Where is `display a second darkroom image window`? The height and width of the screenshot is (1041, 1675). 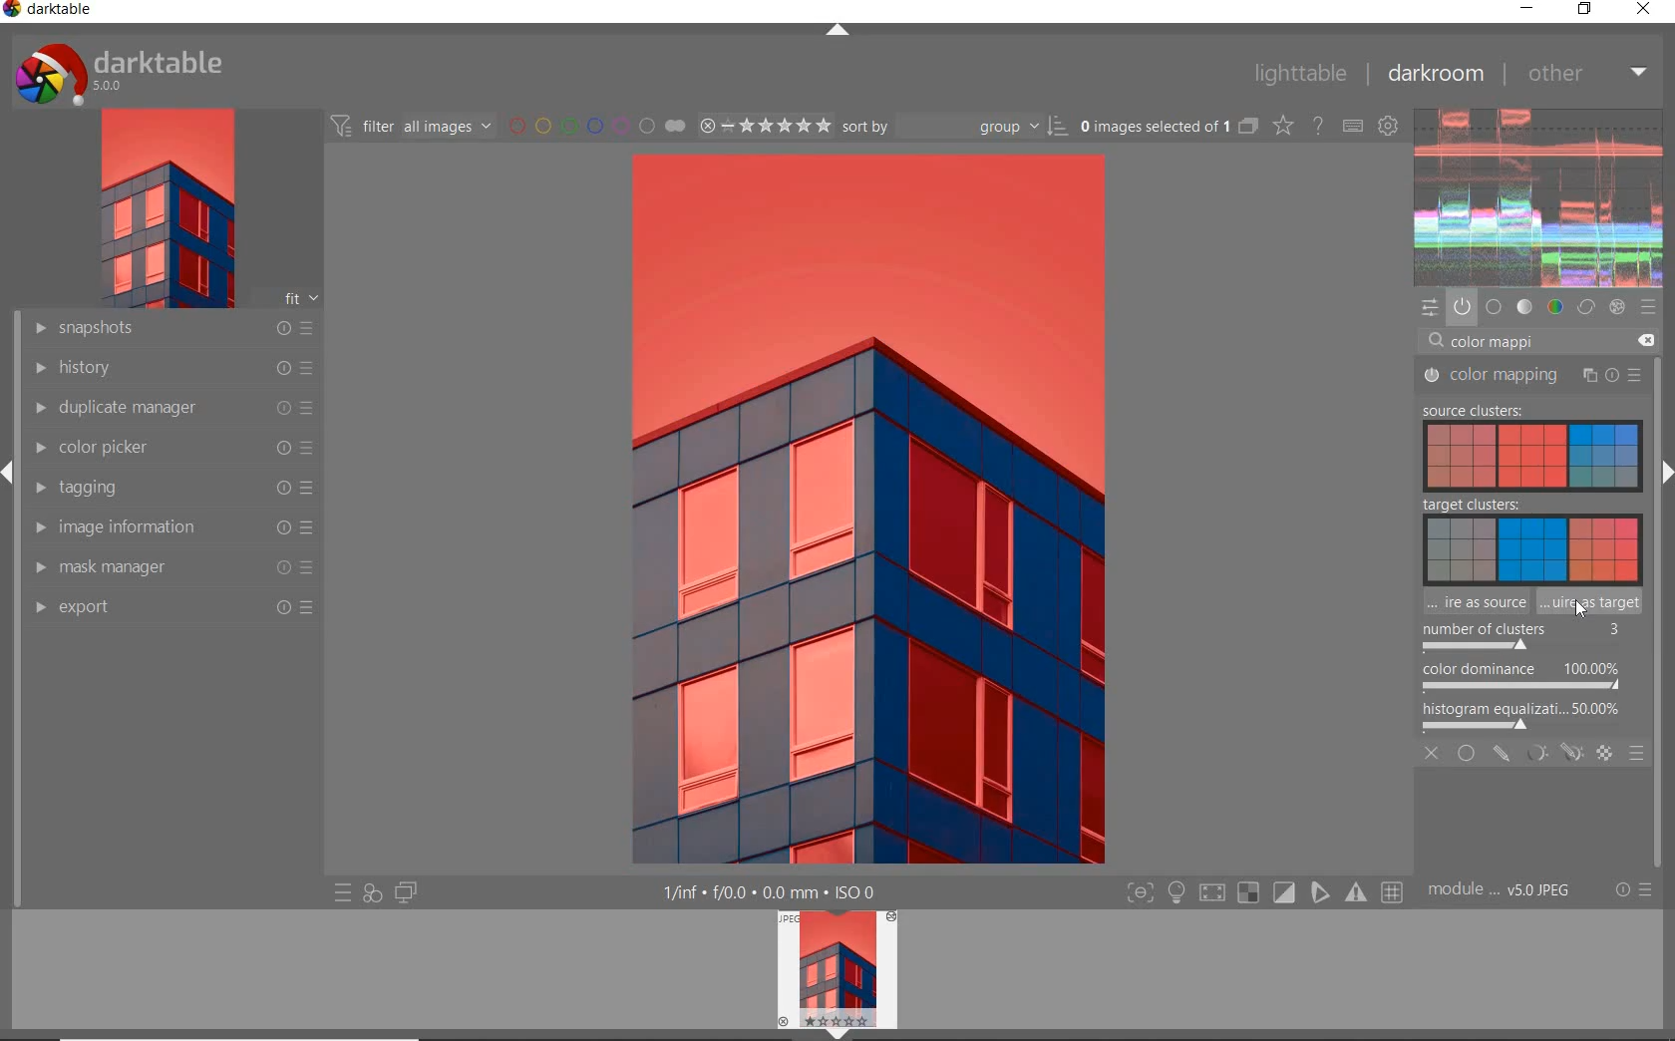
display a second darkroom image window is located at coordinates (403, 895).